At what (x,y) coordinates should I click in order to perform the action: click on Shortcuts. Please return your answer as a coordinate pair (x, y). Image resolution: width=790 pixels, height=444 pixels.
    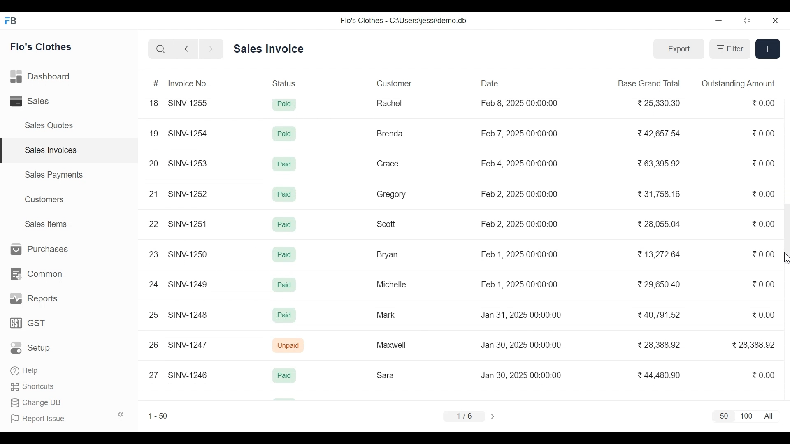
    Looking at the image, I should click on (33, 388).